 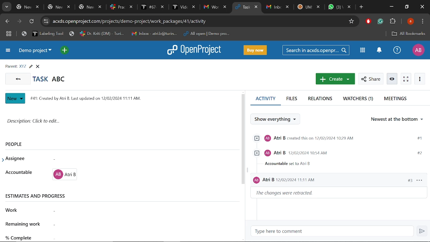 What do you see at coordinates (15, 98) in the screenshot?
I see `New` at bounding box center [15, 98].